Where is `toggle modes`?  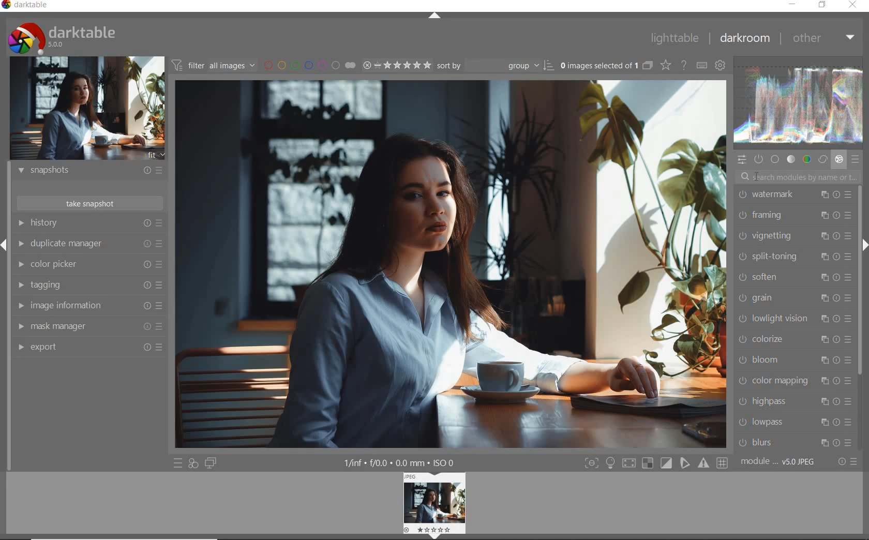 toggle modes is located at coordinates (656, 463).